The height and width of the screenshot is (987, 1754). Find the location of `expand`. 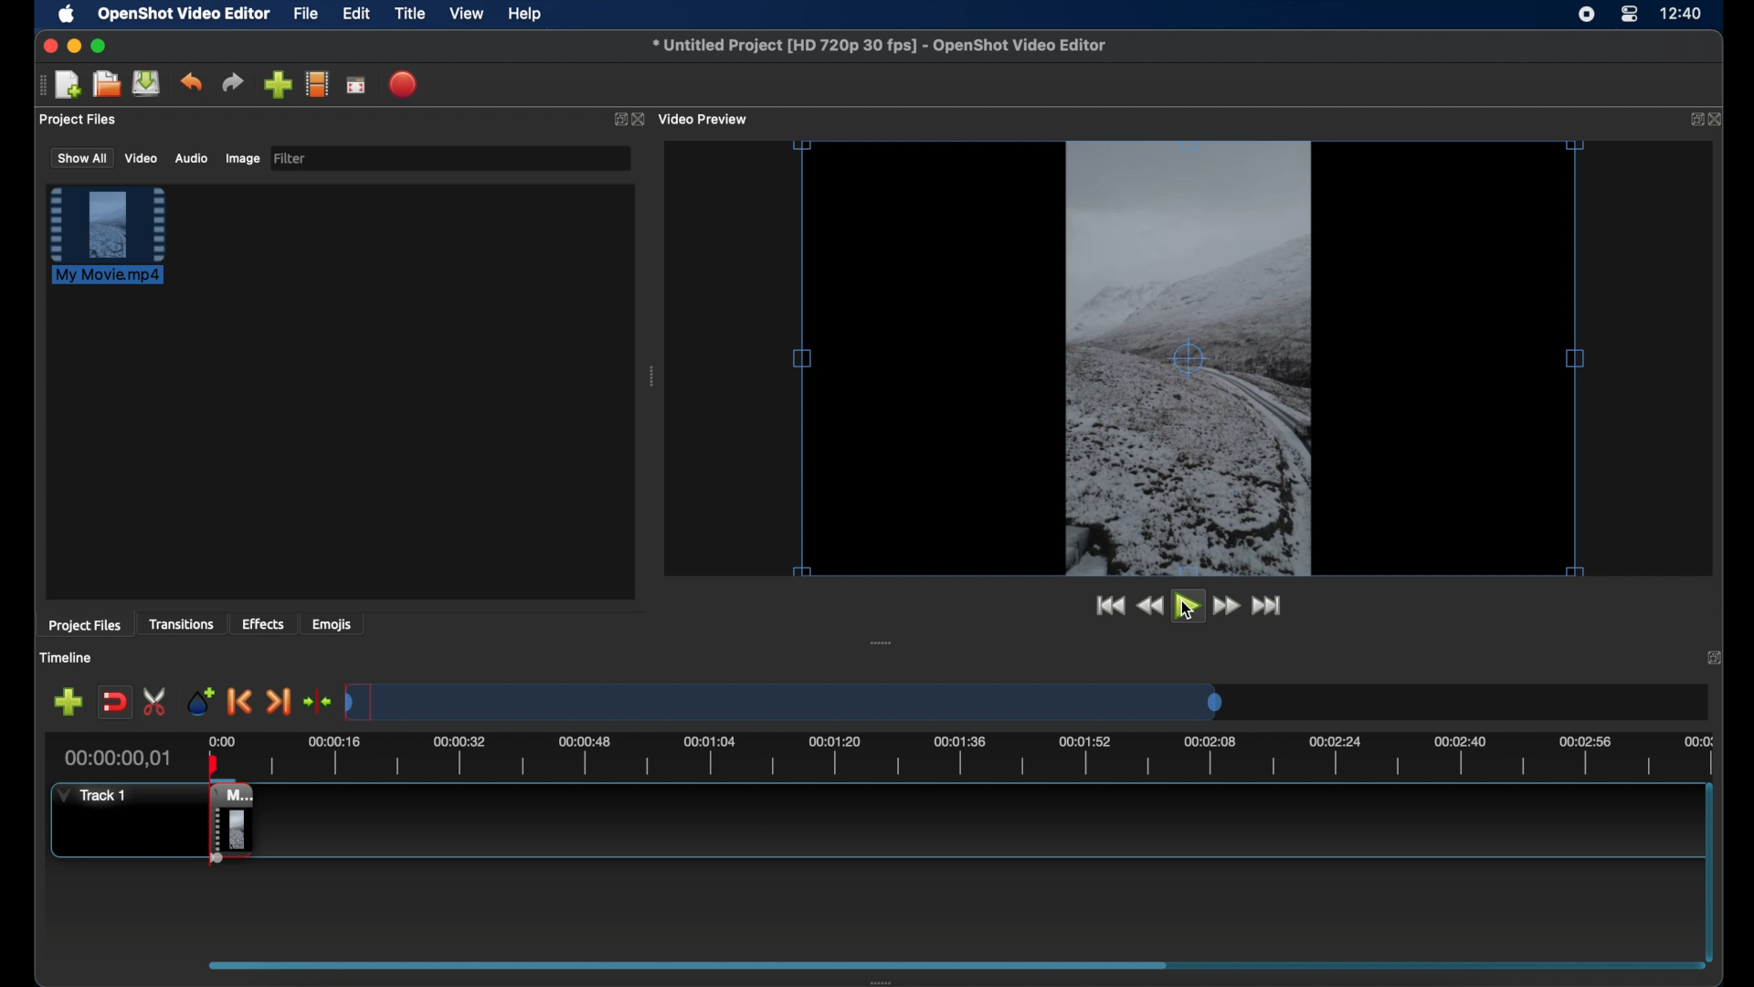

expand is located at coordinates (1693, 119).